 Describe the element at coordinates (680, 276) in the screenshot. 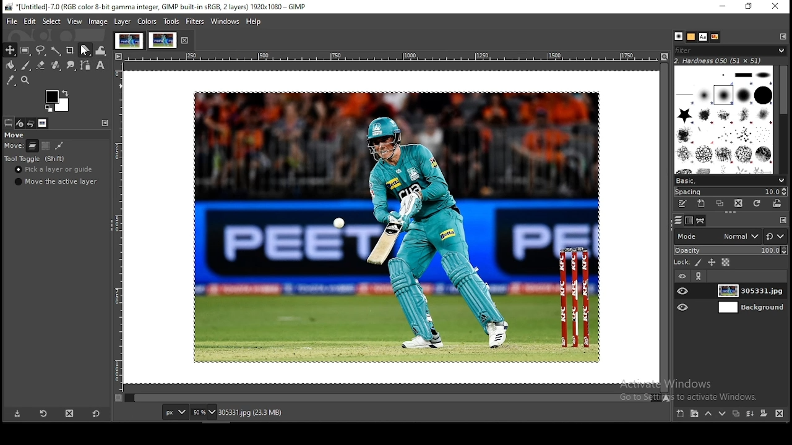

I see `layer visibility` at that location.